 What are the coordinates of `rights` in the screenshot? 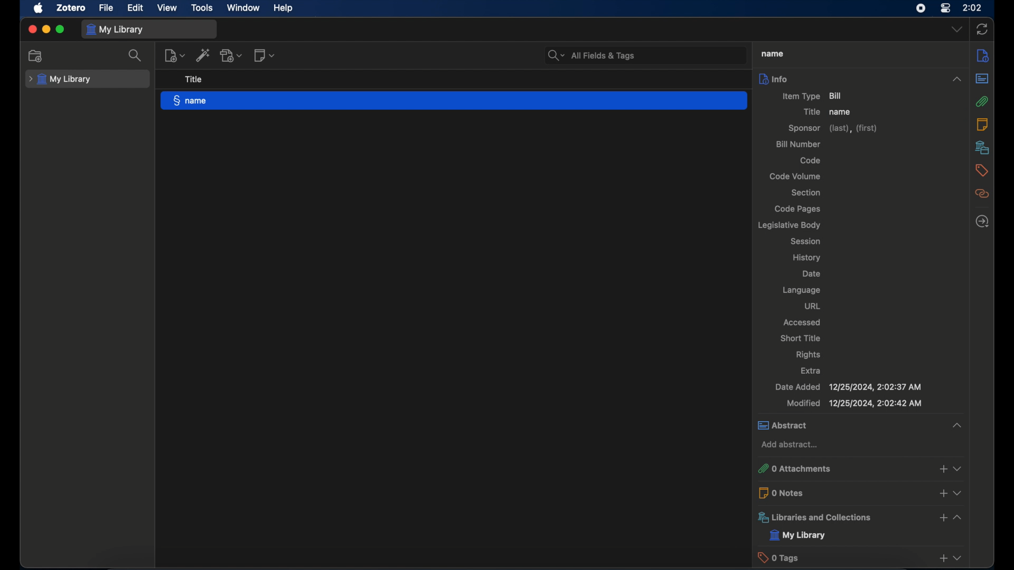 It's located at (809, 355).